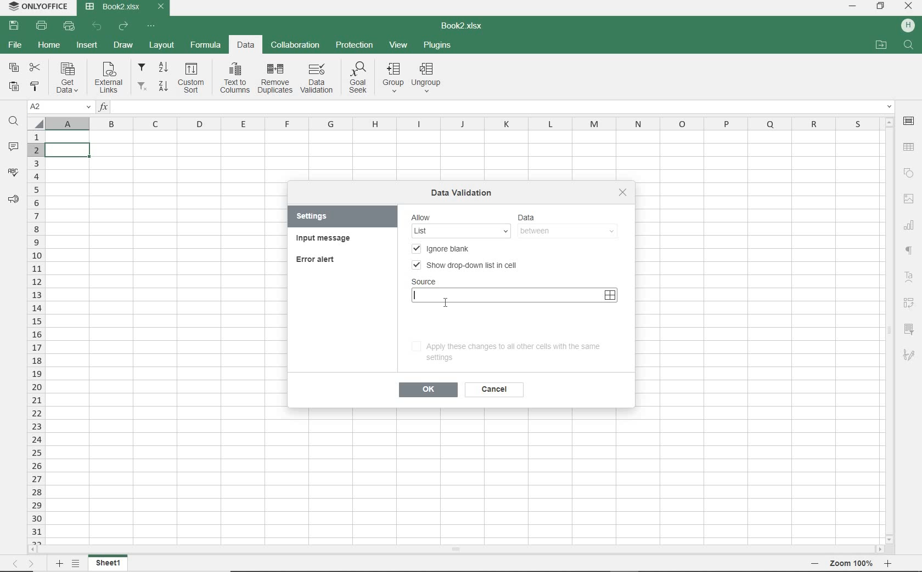 The width and height of the screenshot is (922, 572). What do you see at coordinates (909, 46) in the screenshot?
I see `FIND` at bounding box center [909, 46].